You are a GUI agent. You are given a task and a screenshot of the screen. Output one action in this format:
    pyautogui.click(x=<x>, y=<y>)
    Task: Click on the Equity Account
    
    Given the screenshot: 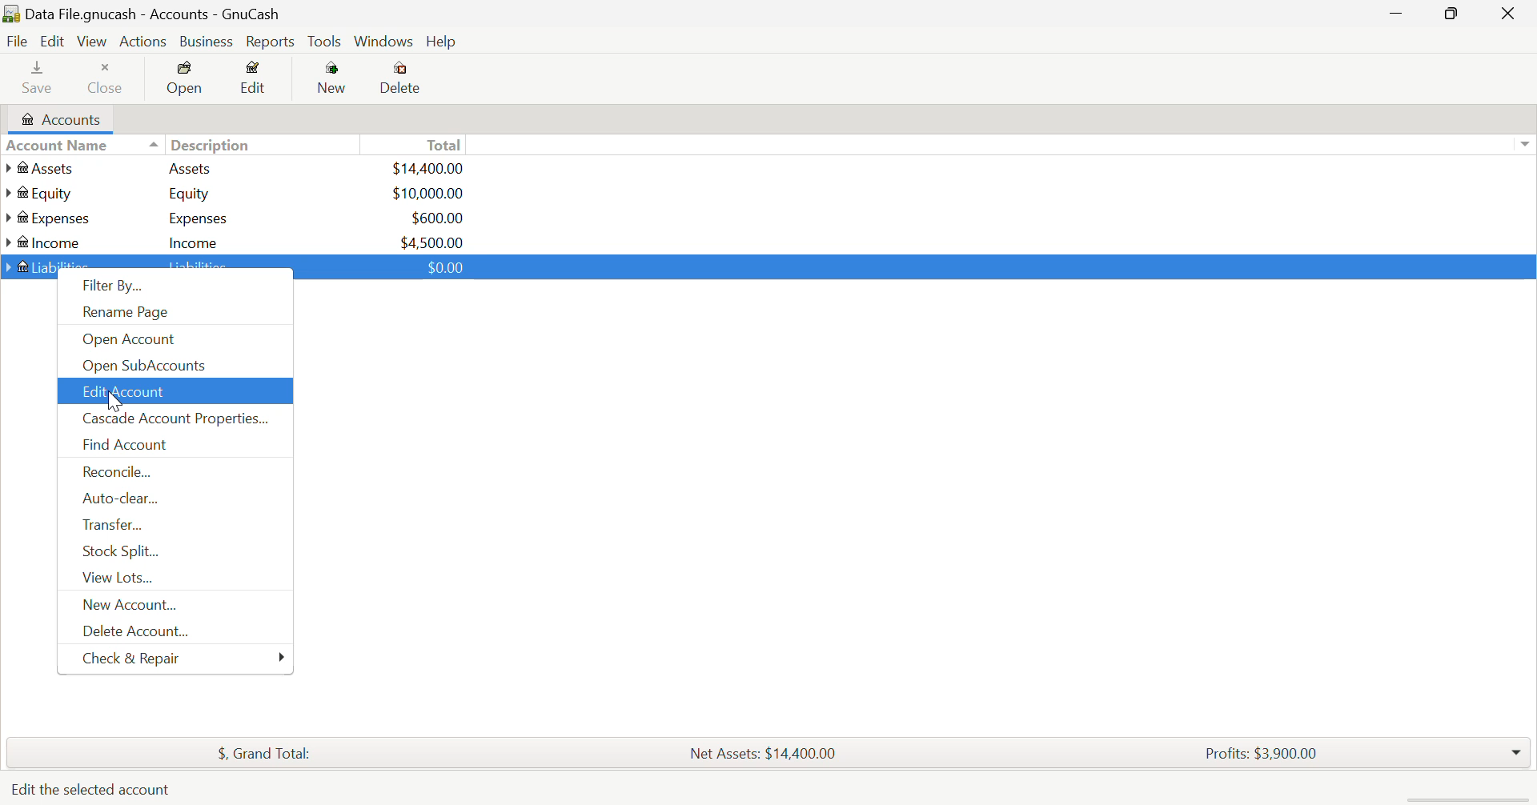 What is the action you would take?
    pyautogui.click(x=44, y=190)
    